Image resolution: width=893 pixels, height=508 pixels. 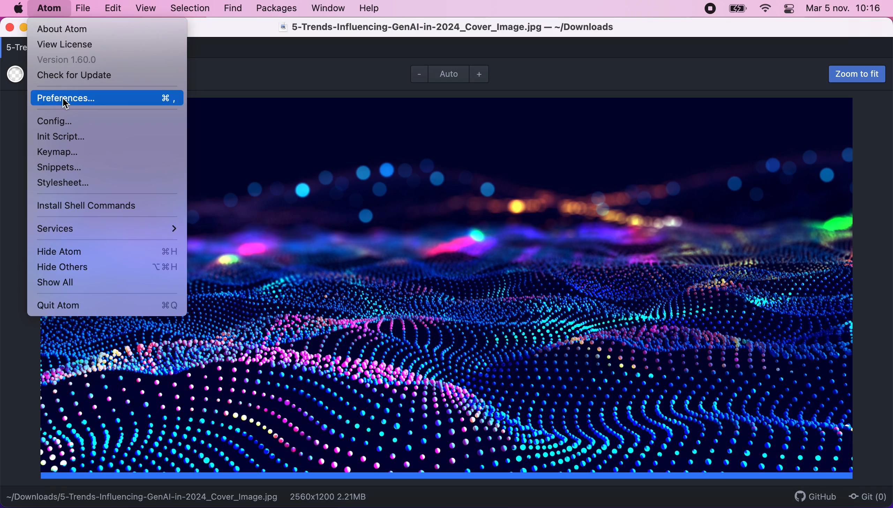 What do you see at coordinates (65, 184) in the screenshot?
I see `stylesheet` at bounding box center [65, 184].